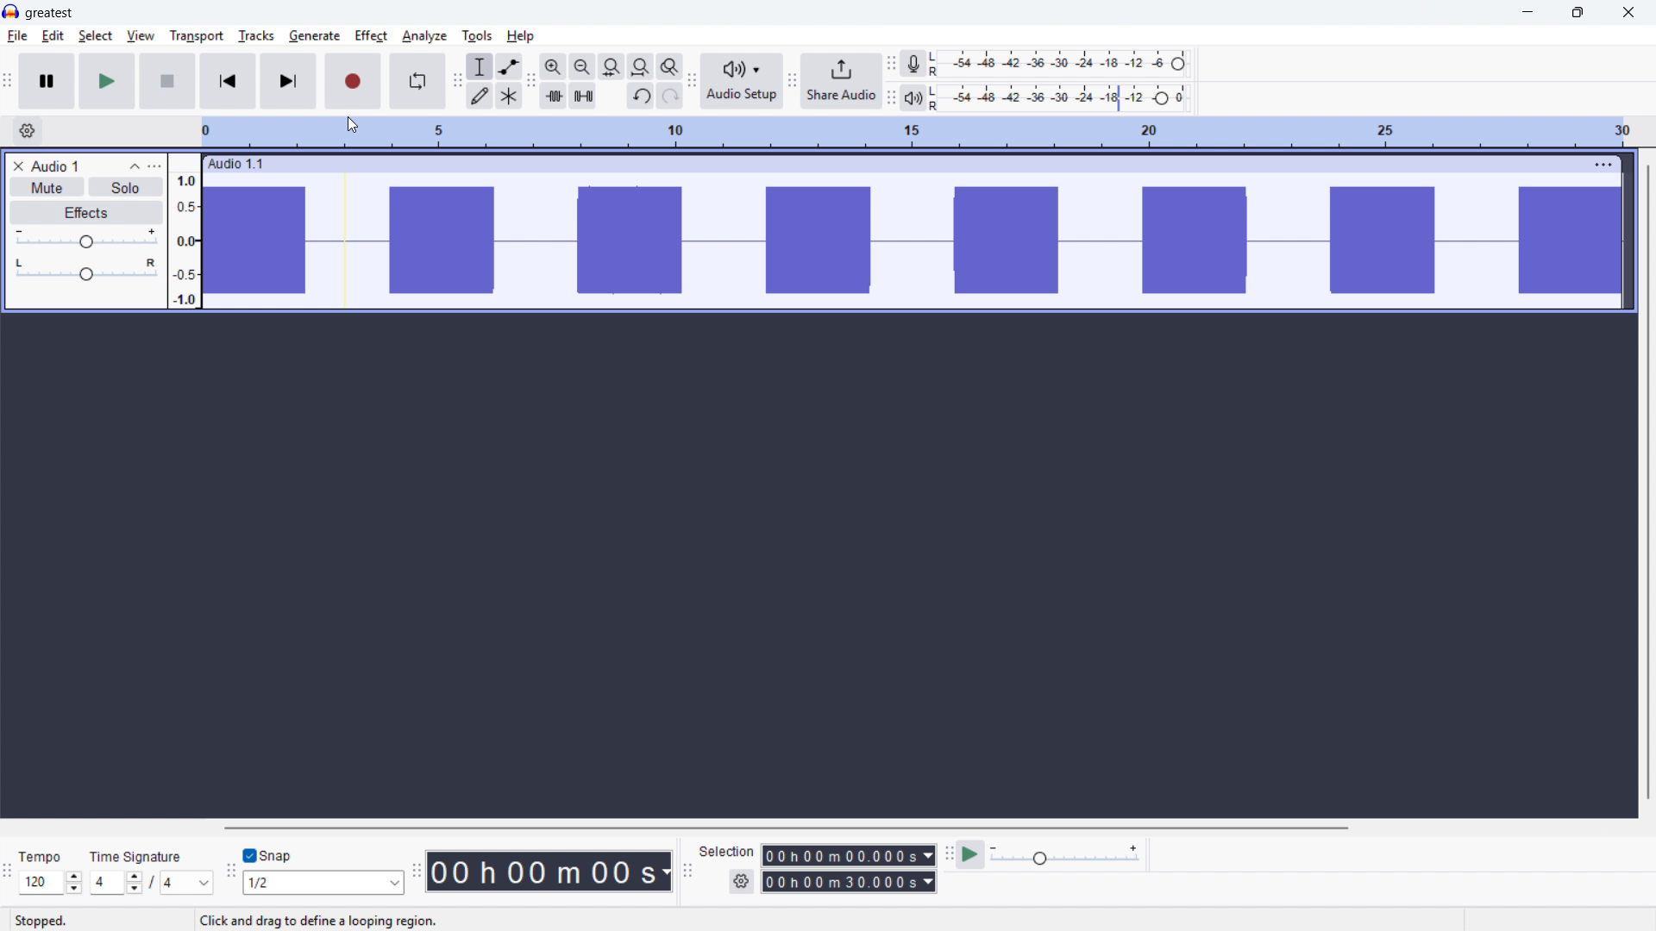  What do you see at coordinates (7, 874) in the screenshot?
I see `Time signature toolbar ` at bounding box center [7, 874].